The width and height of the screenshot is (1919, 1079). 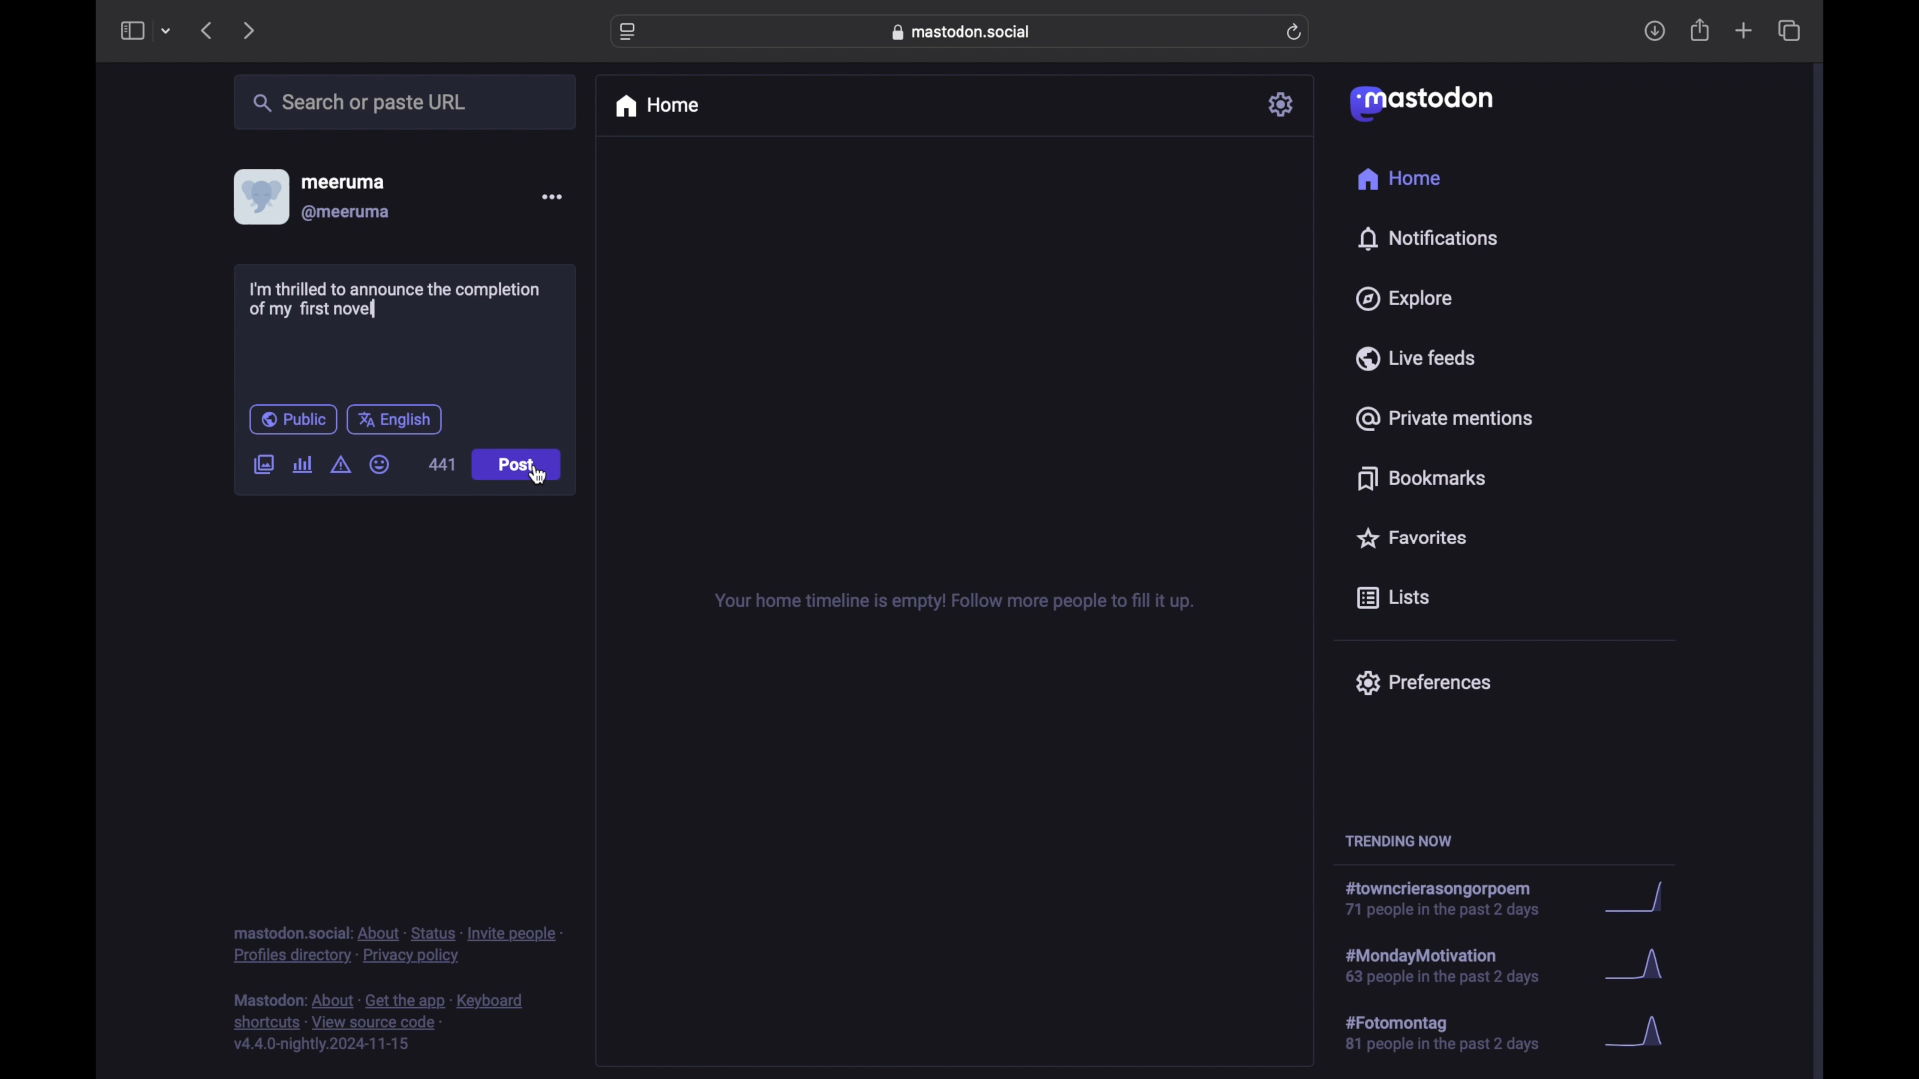 I want to click on private mentions, so click(x=1443, y=418).